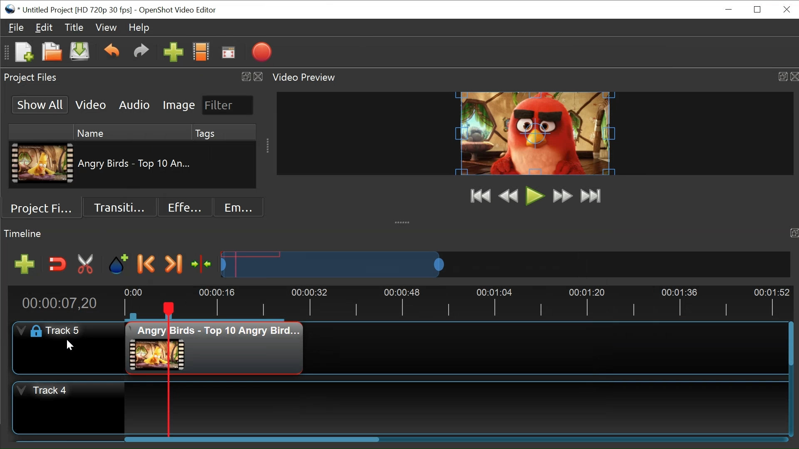 Image resolution: width=799 pixels, height=449 pixels. What do you see at coordinates (201, 53) in the screenshot?
I see `Chooses Profile` at bounding box center [201, 53].